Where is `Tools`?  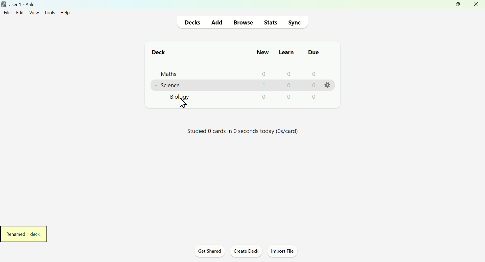
Tools is located at coordinates (48, 11).